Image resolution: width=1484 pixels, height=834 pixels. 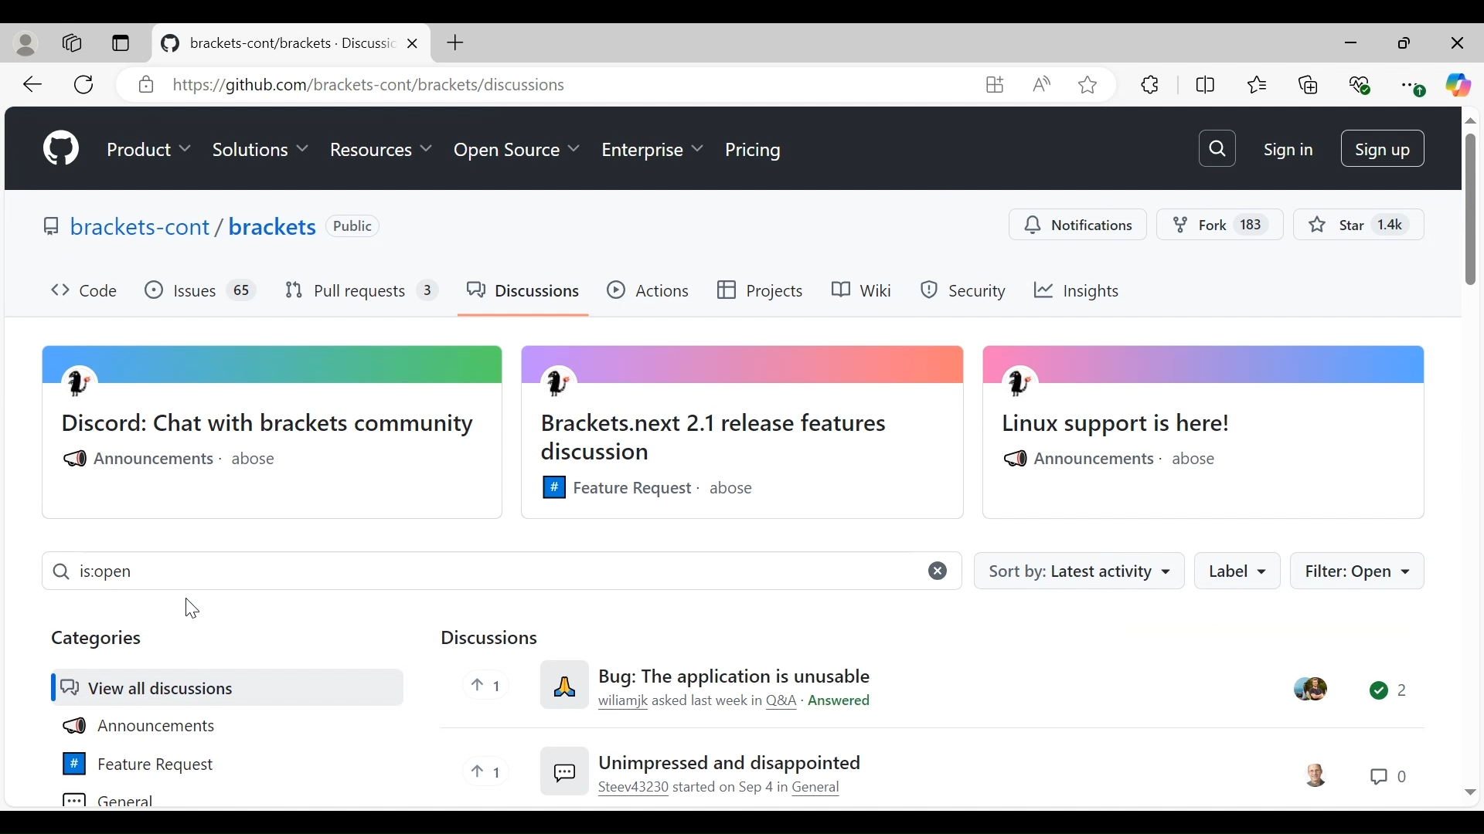 I want to click on Announcements . abose, so click(x=169, y=459).